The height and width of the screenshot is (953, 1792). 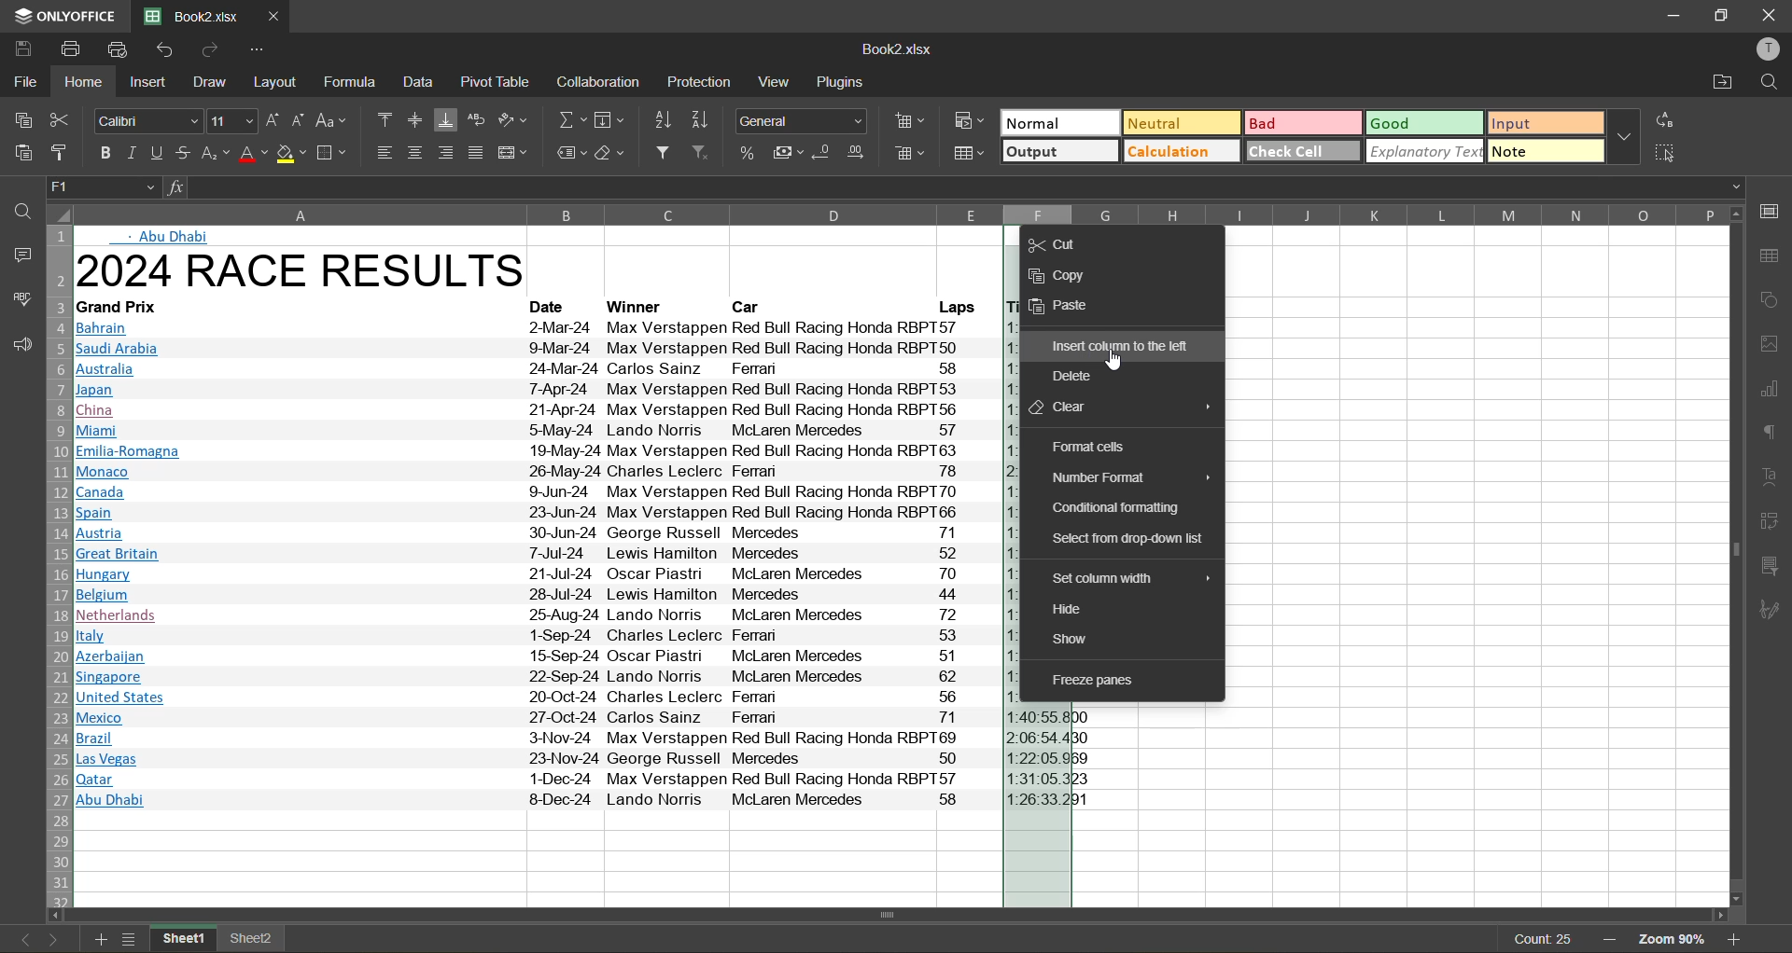 I want to click on file name: Book2 xisx, so click(x=189, y=17).